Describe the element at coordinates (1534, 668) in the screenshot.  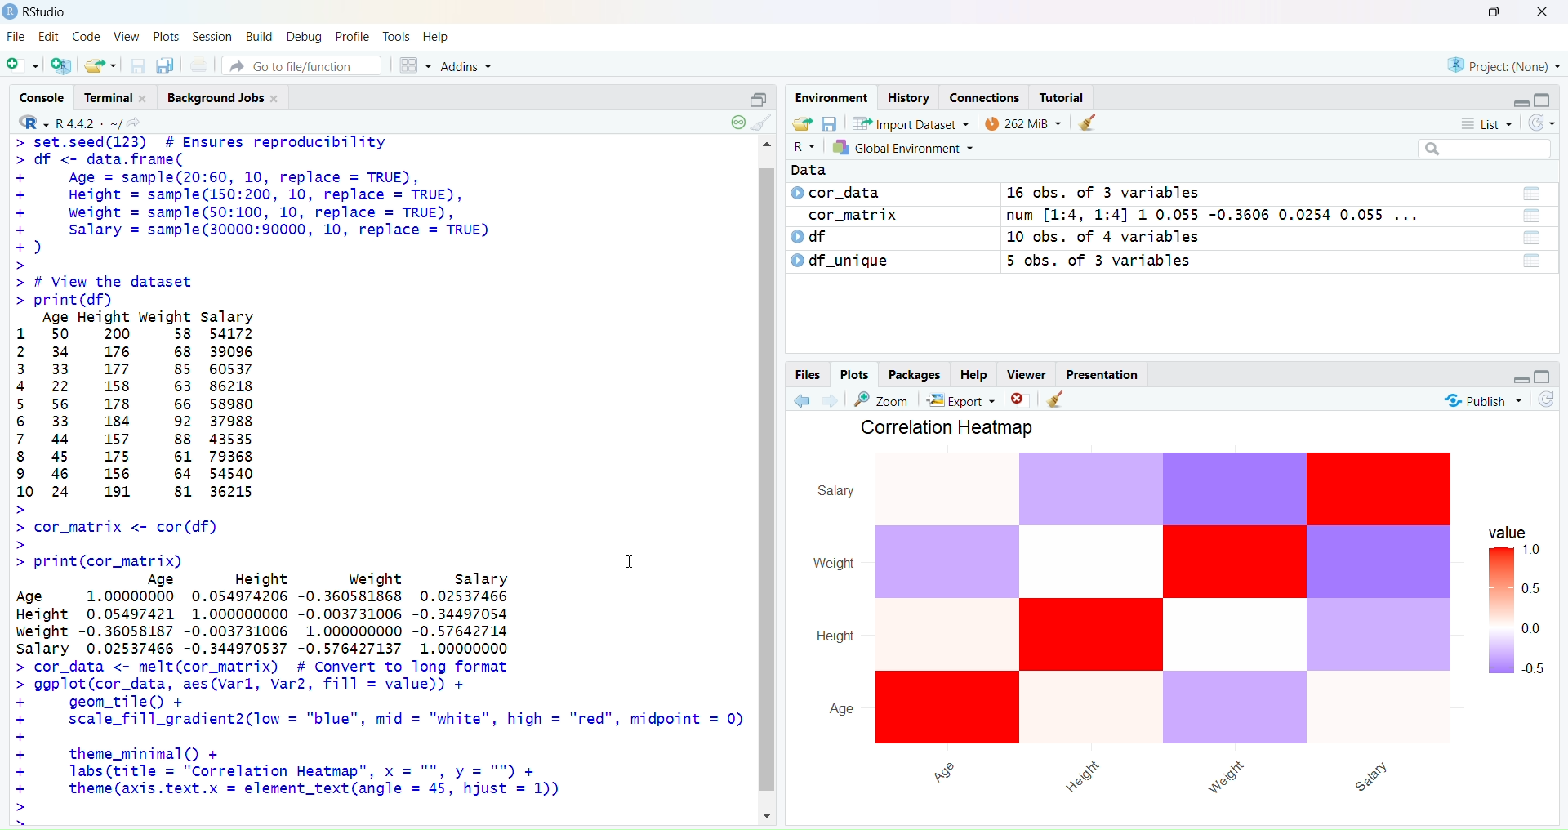
I see `0.5` at that location.